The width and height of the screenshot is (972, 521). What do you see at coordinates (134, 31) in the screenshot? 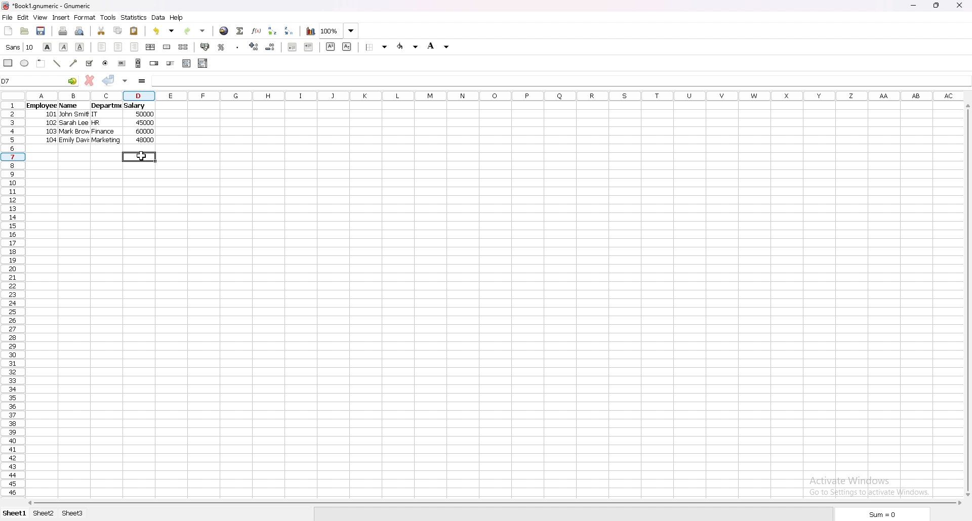
I see `paste` at bounding box center [134, 31].